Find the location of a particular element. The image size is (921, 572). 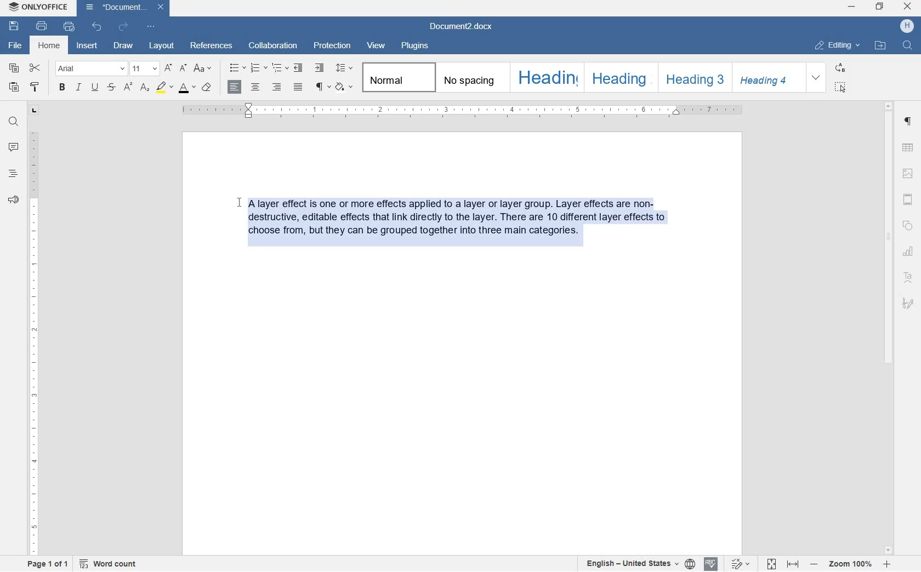

redo is located at coordinates (121, 27).